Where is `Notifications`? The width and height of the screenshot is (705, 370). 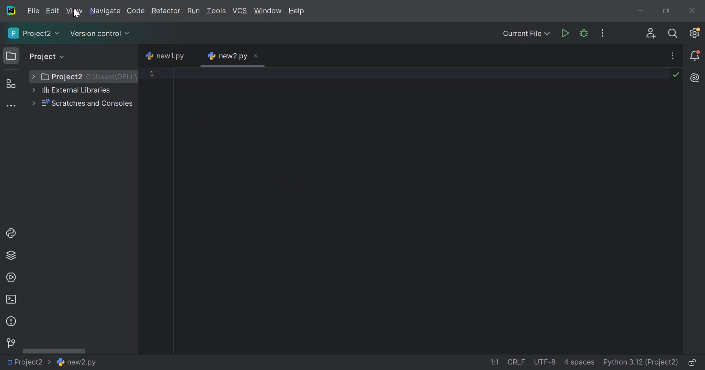
Notifications is located at coordinates (695, 55).